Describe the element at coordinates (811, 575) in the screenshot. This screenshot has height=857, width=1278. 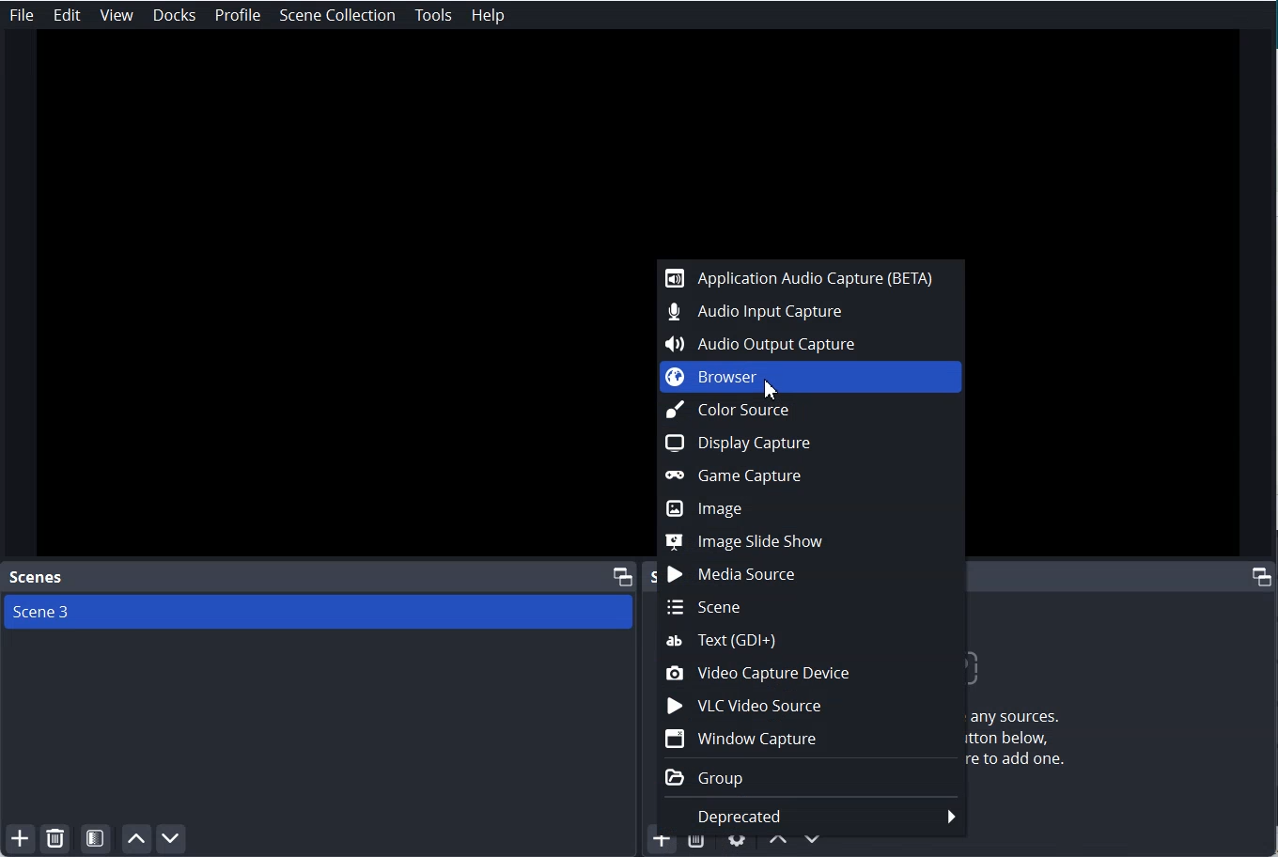
I see `Media Source` at that location.